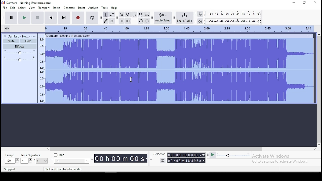 The width and height of the screenshot is (322, 181). I want to click on playback meter, so click(200, 21).